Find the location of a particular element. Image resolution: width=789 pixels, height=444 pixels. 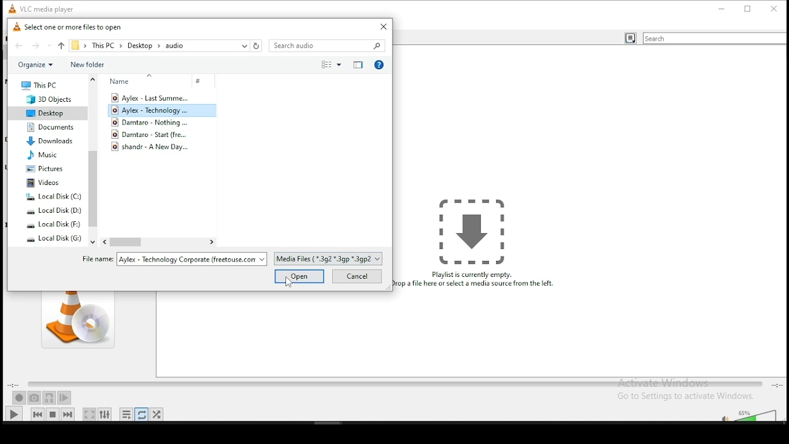

name is located at coordinates (140, 81).